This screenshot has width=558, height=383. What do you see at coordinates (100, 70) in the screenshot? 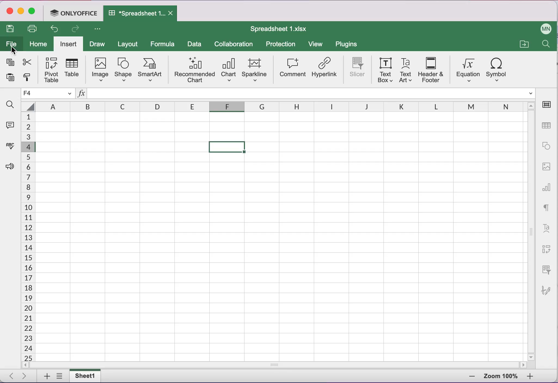
I see `image` at bounding box center [100, 70].